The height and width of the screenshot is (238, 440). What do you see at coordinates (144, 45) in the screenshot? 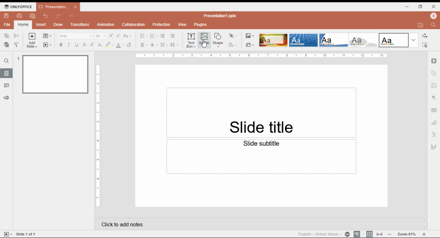
I see `horizontal alignment` at bounding box center [144, 45].